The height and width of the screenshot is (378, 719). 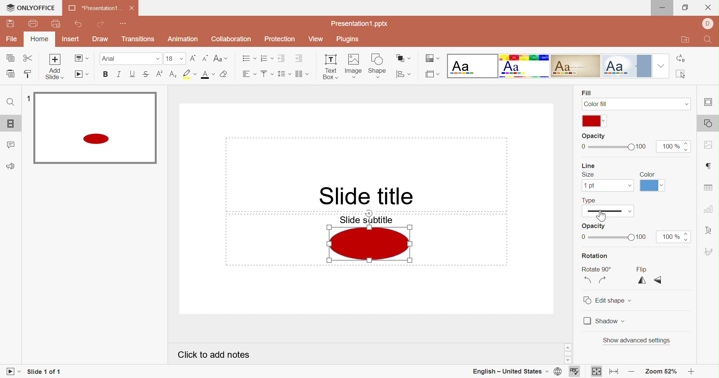 I want to click on Flip, so click(x=641, y=270).